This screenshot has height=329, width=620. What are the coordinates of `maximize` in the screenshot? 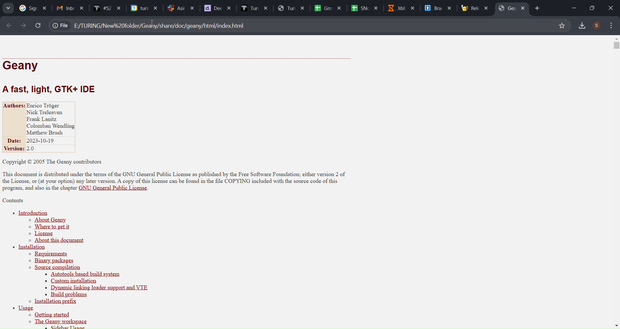 It's located at (589, 8).